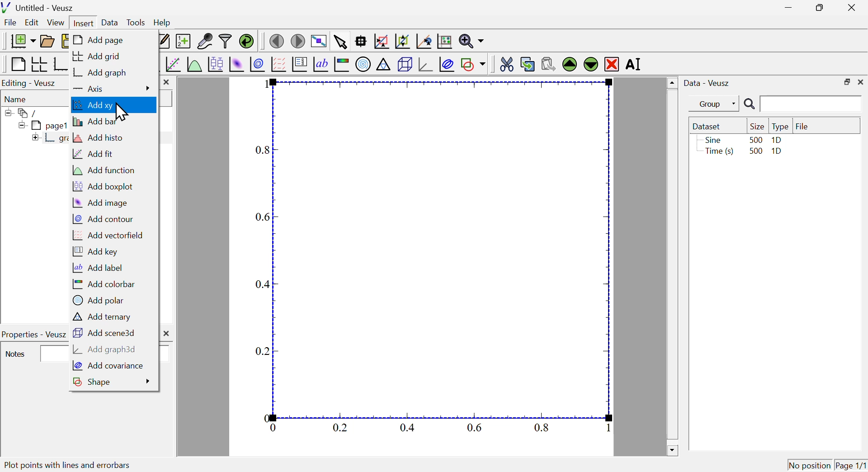 This screenshot has height=472, width=868. What do you see at coordinates (246, 41) in the screenshot?
I see `reload linked datasets` at bounding box center [246, 41].